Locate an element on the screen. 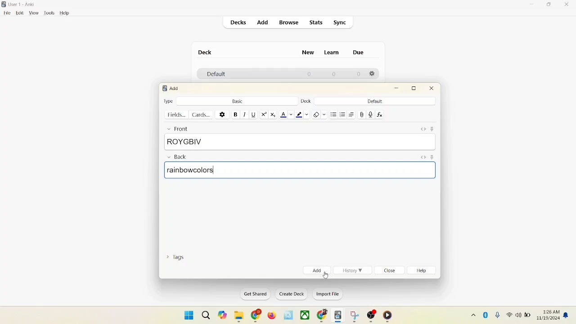  time is located at coordinates (549, 310).